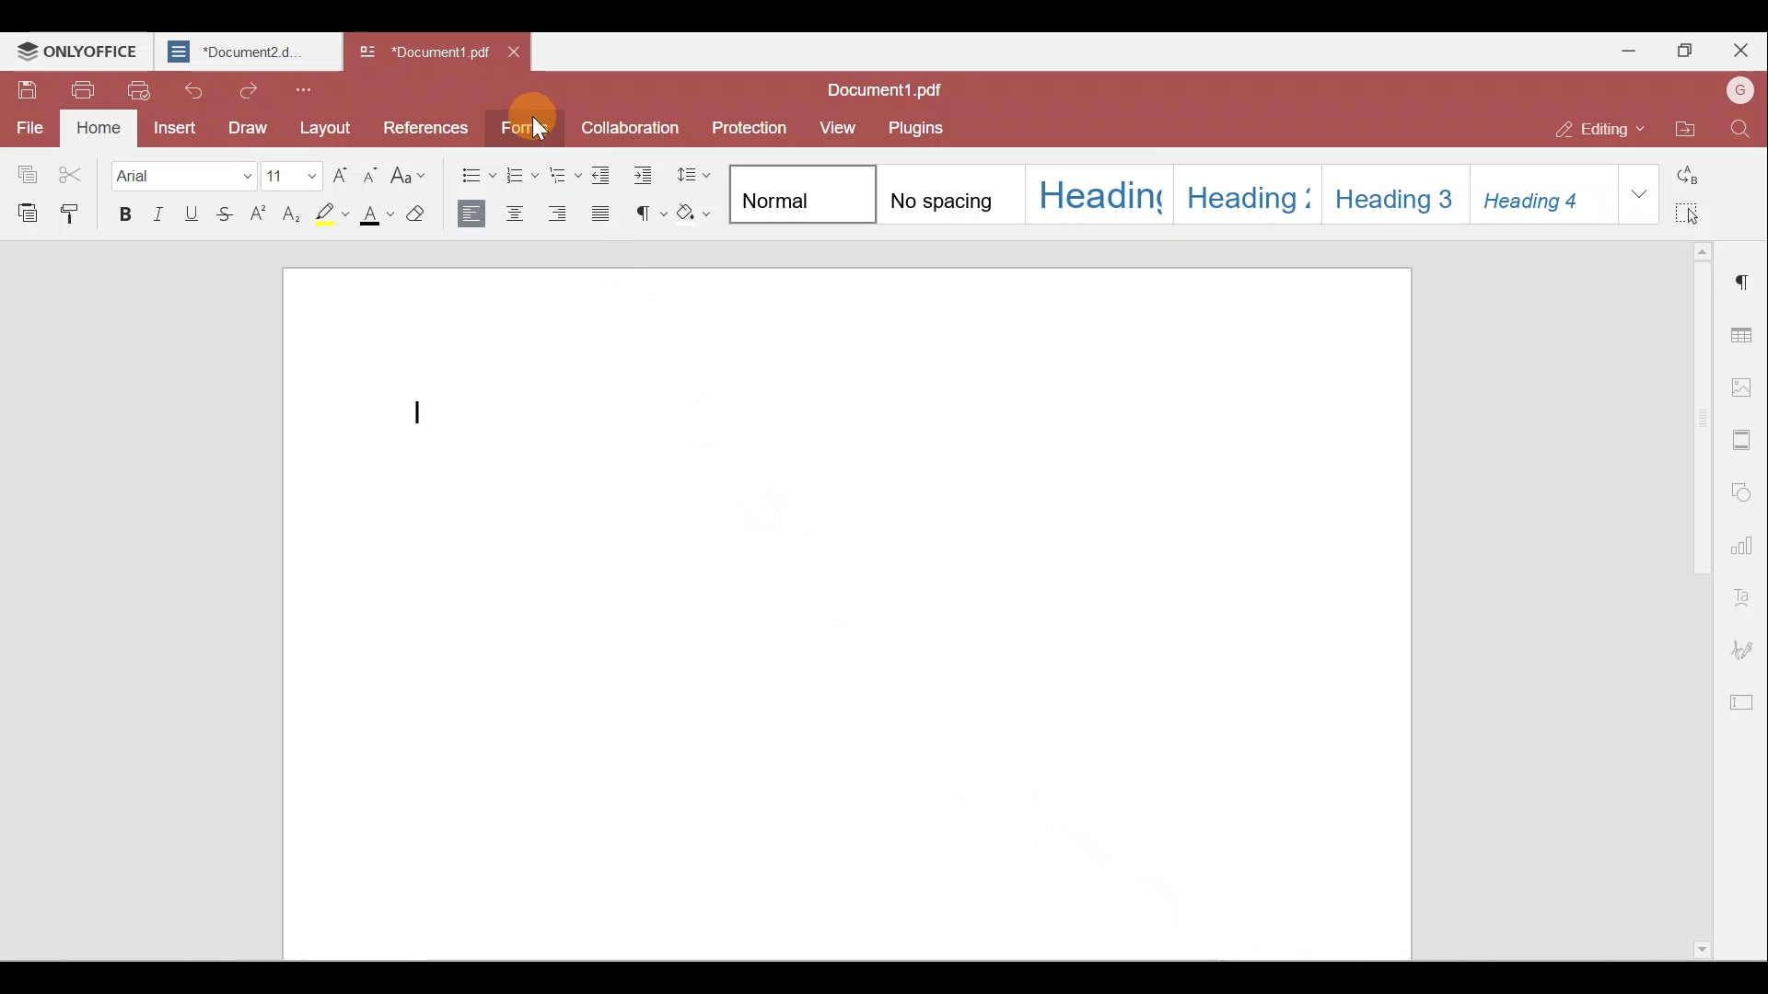 Image resolution: width=1768 pixels, height=994 pixels. I want to click on ONLYOFFICE, so click(77, 50).